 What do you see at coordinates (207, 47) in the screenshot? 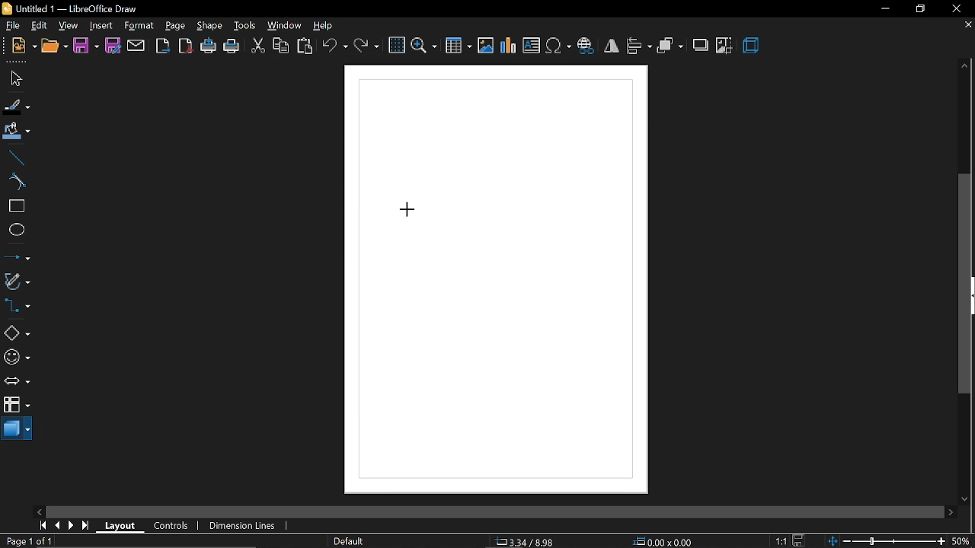
I see `print directly` at bounding box center [207, 47].